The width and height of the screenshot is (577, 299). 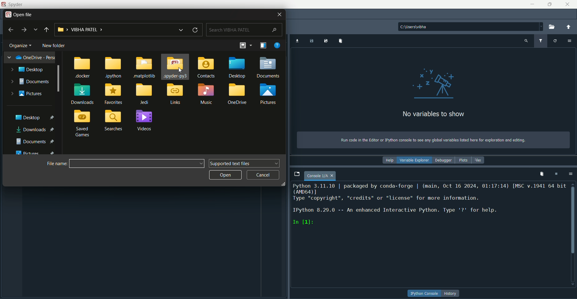 I want to click on options, so click(x=572, y=174).